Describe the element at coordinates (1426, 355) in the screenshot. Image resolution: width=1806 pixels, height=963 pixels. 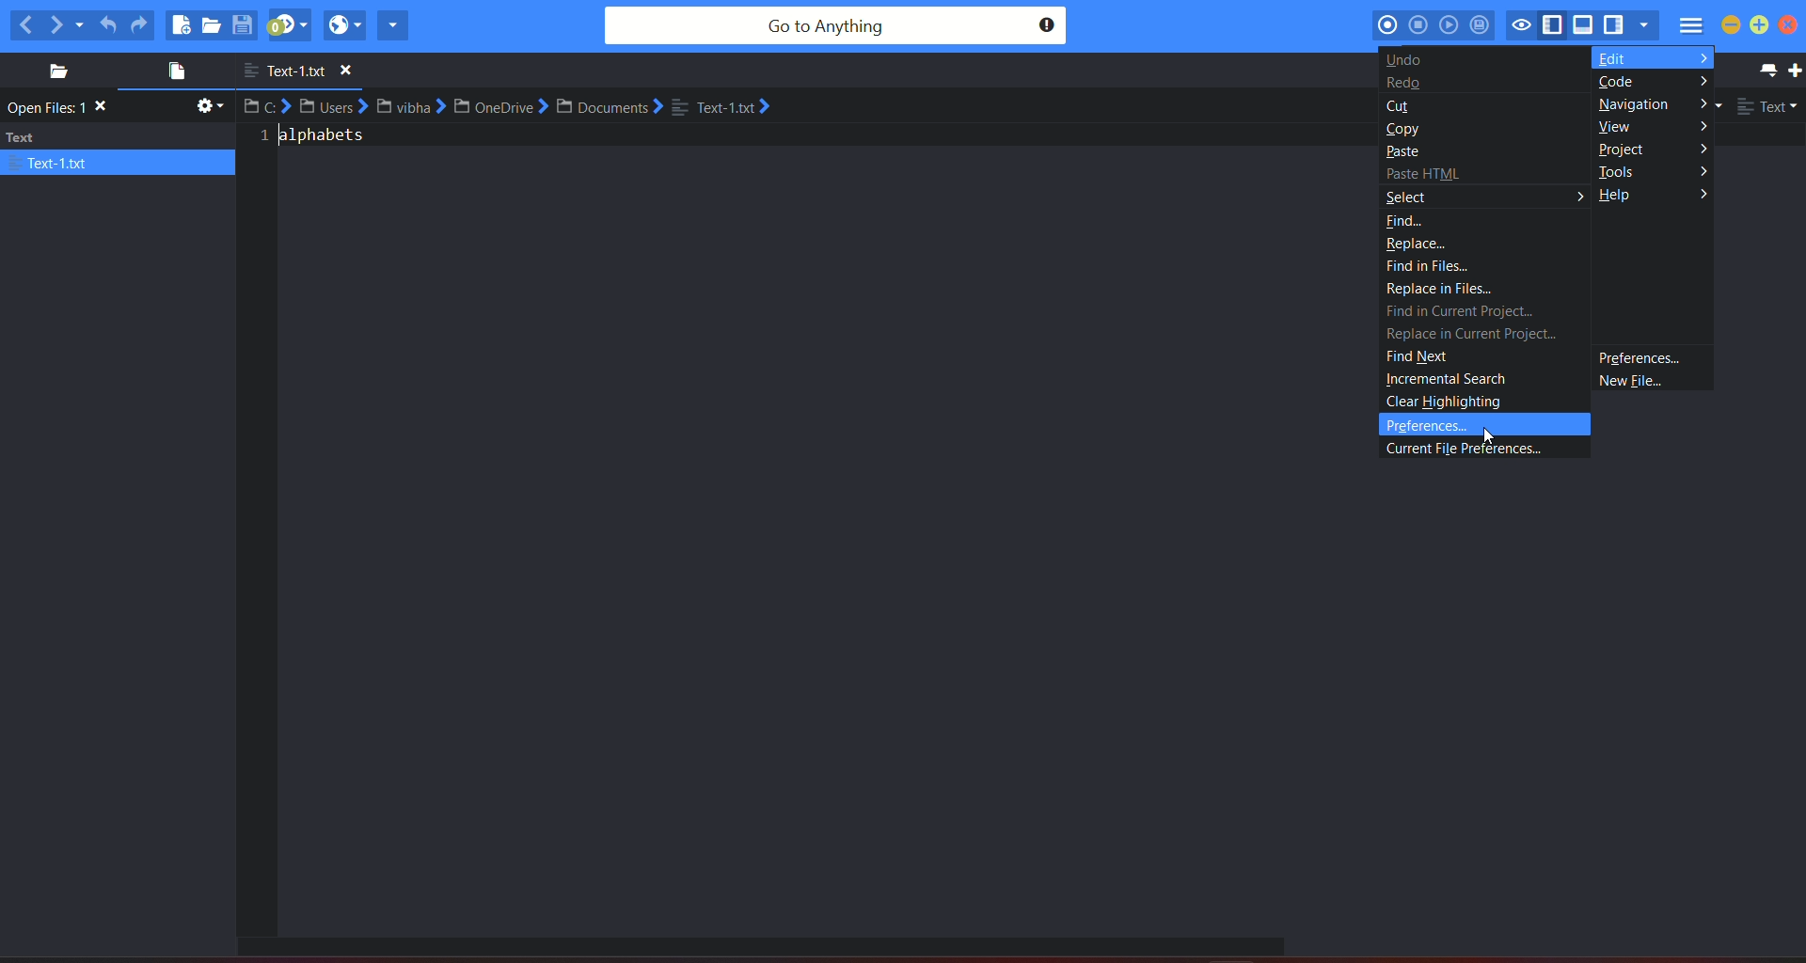
I see `find next` at that location.